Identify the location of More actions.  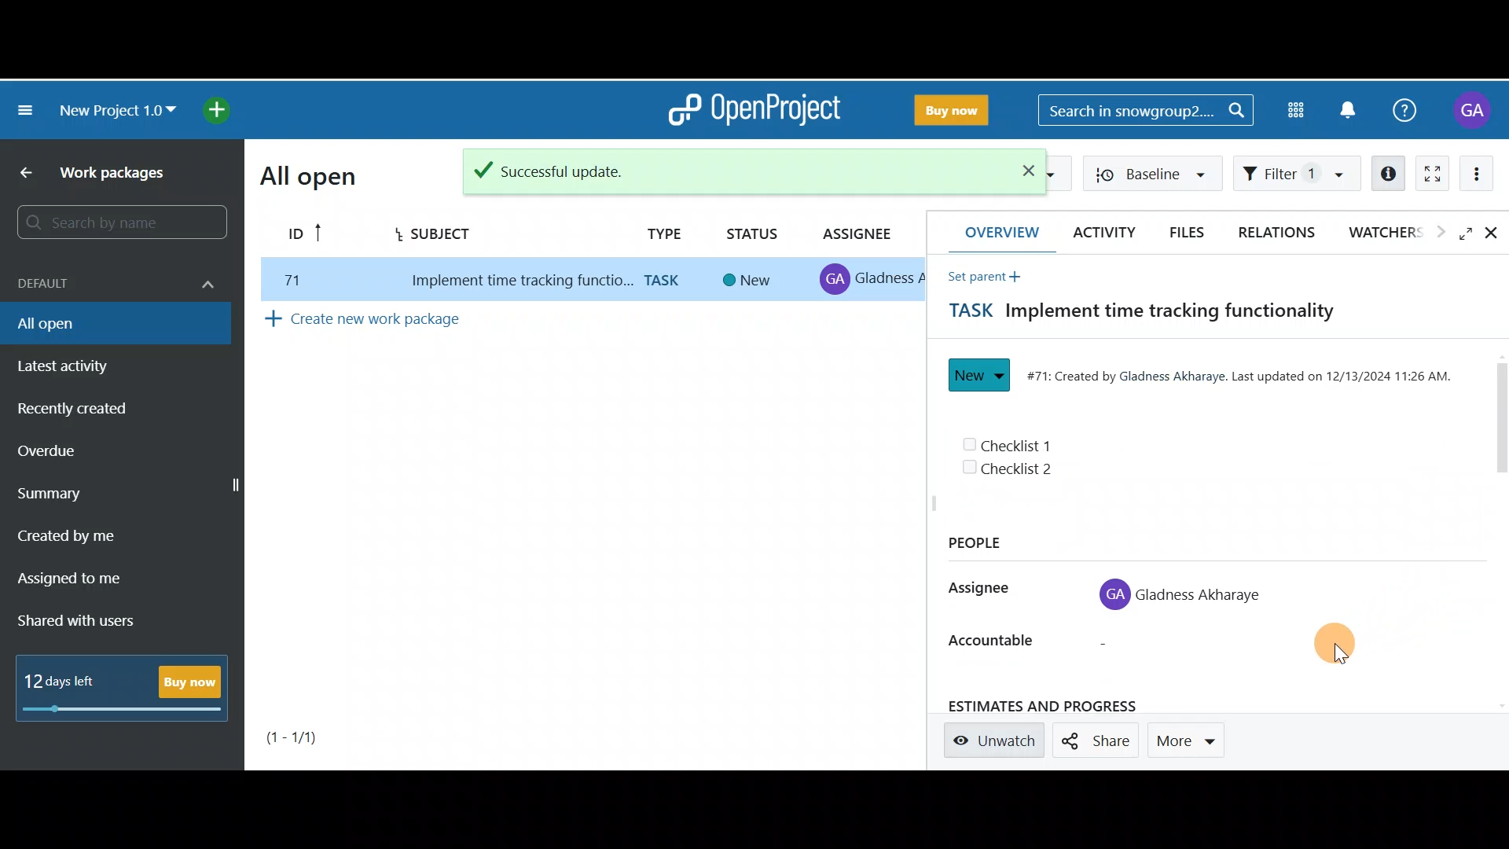
(1485, 174).